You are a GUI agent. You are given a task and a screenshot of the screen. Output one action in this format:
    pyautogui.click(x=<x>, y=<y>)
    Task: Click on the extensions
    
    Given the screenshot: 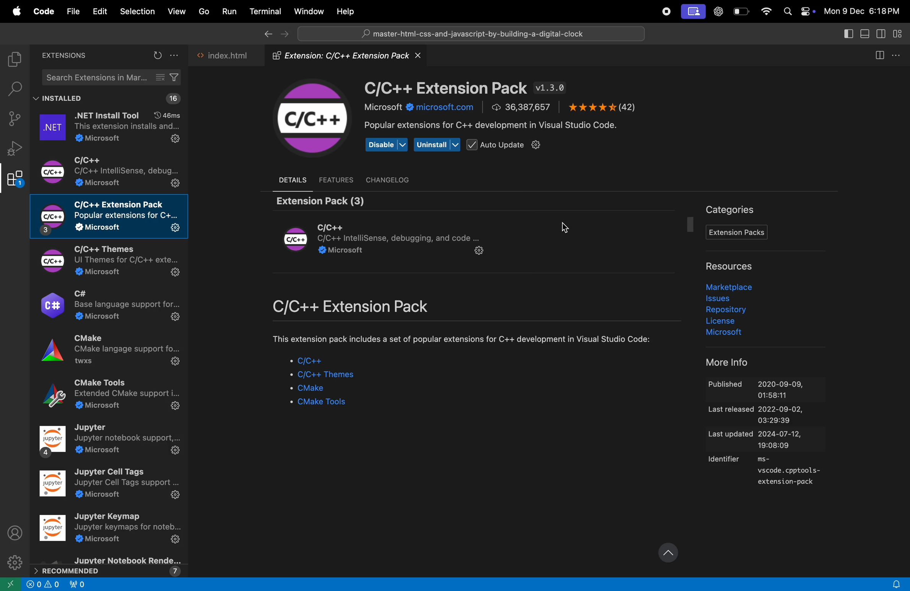 What is the action you would take?
    pyautogui.click(x=65, y=56)
    